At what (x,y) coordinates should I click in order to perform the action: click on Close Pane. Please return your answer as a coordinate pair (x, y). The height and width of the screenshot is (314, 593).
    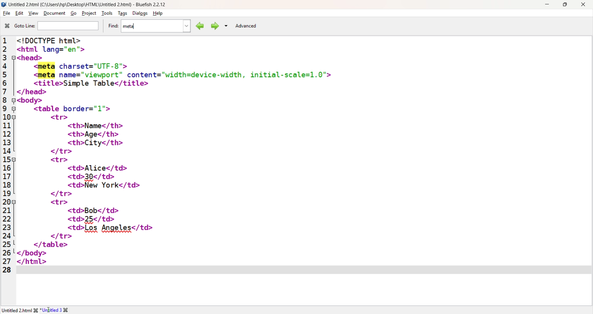
    Looking at the image, I should click on (6, 26).